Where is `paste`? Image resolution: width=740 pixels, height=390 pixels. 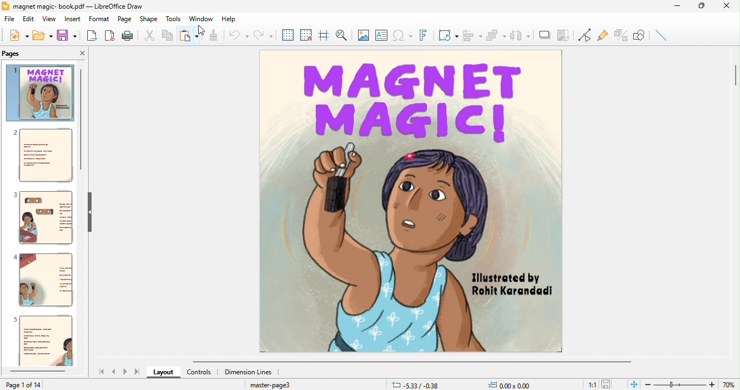
paste is located at coordinates (190, 36).